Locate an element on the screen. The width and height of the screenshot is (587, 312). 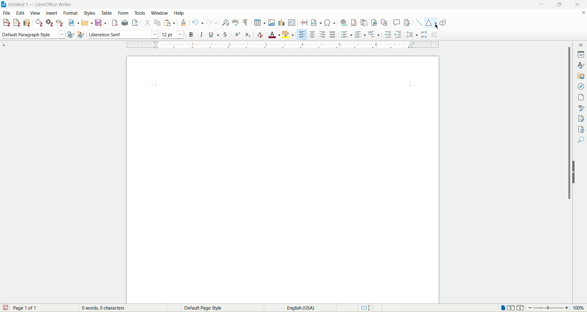
font color is located at coordinates (275, 34).